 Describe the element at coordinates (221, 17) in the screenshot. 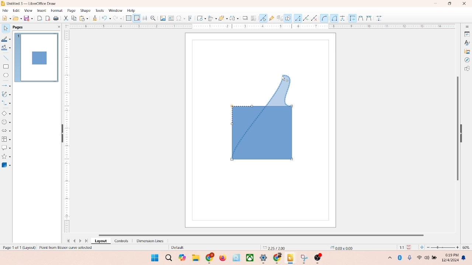

I see `arrange` at that location.